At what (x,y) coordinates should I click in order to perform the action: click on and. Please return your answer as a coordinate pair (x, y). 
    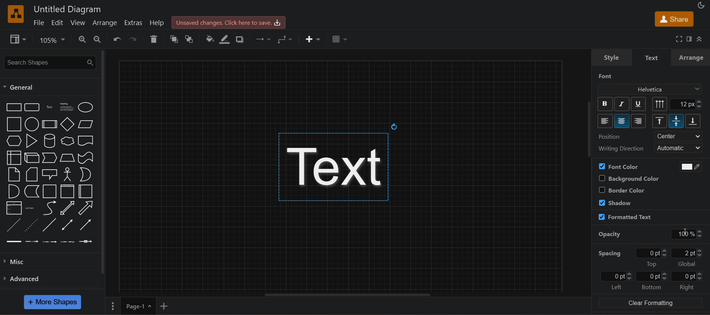
    Looking at the image, I should click on (14, 191).